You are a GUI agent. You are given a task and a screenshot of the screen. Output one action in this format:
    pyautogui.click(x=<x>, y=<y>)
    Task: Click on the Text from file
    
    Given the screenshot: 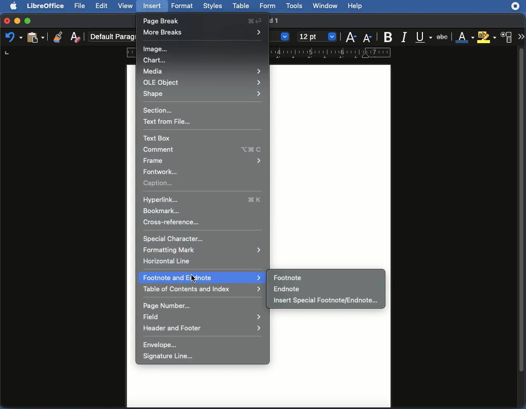 What is the action you would take?
    pyautogui.click(x=168, y=121)
    